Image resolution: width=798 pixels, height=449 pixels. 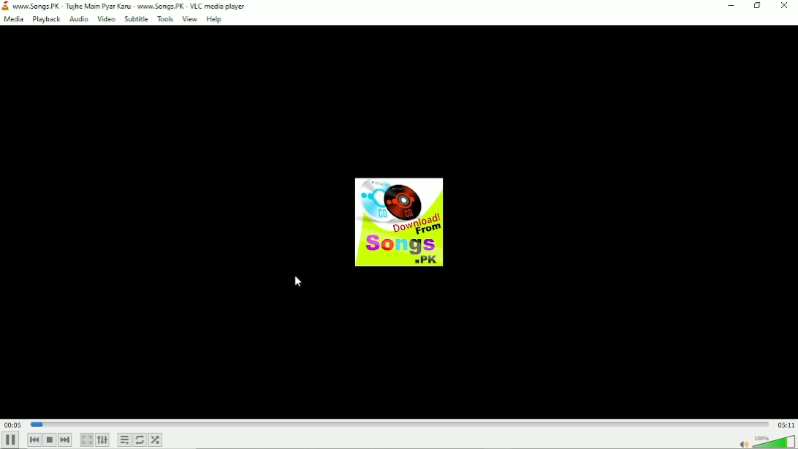 What do you see at coordinates (103, 440) in the screenshot?
I see `Show extended settings` at bounding box center [103, 440].